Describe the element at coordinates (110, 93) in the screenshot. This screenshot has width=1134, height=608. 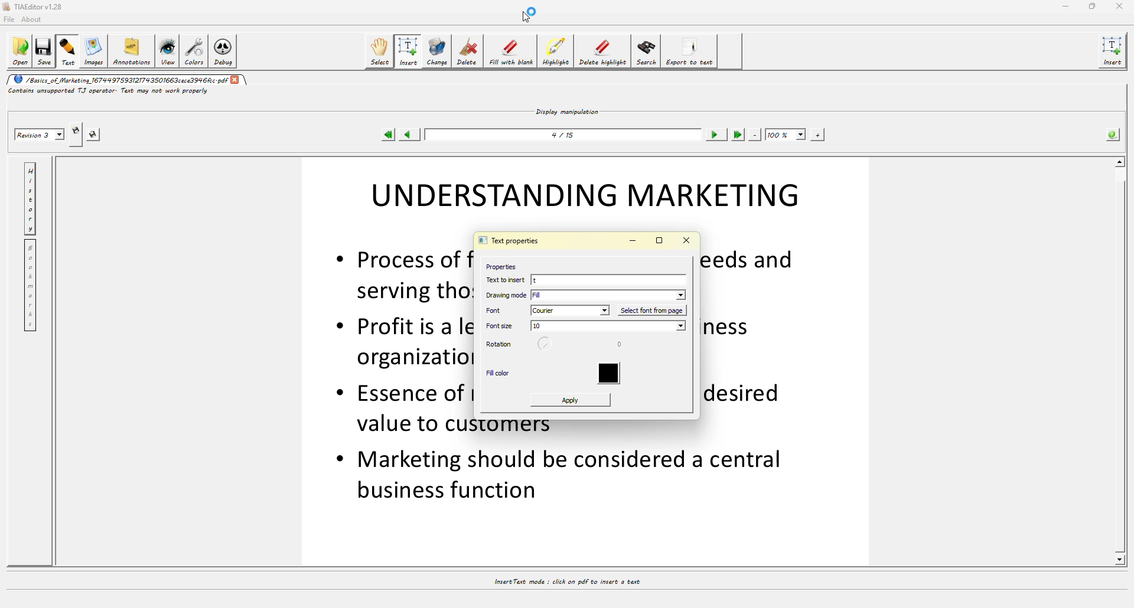
I see `contains unsupported TJ operator text may not work properly` at that location.